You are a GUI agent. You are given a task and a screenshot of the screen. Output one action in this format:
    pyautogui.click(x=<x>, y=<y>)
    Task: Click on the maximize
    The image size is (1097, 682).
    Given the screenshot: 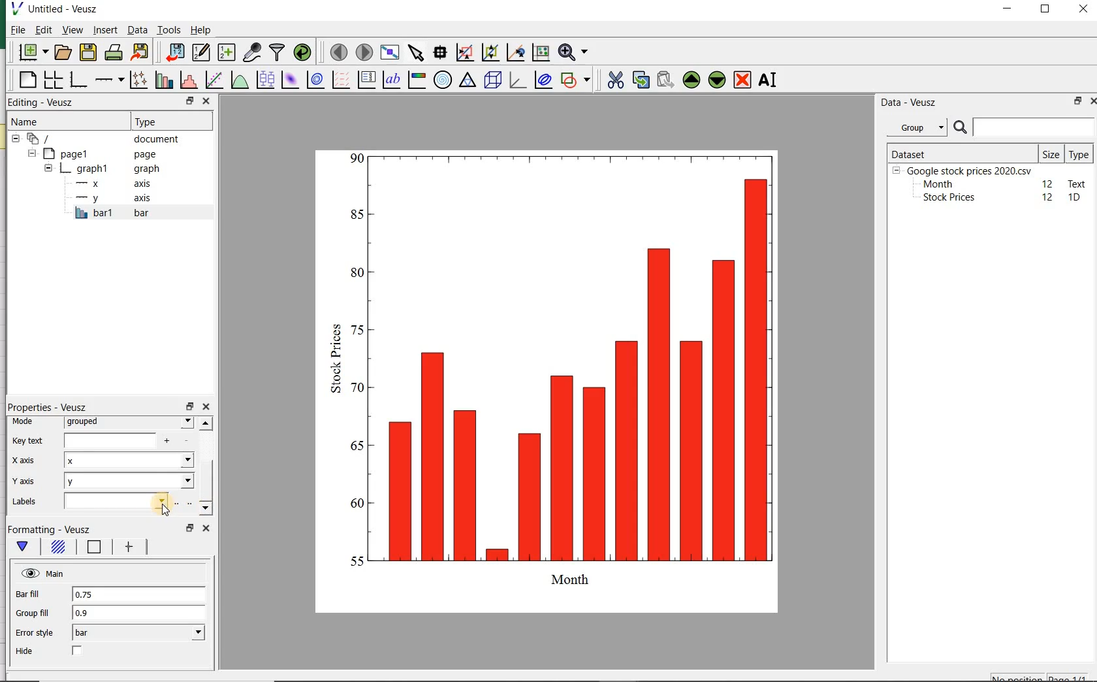 What is the action you would take?
    pyautogui.click(x=1047, y=10)
    